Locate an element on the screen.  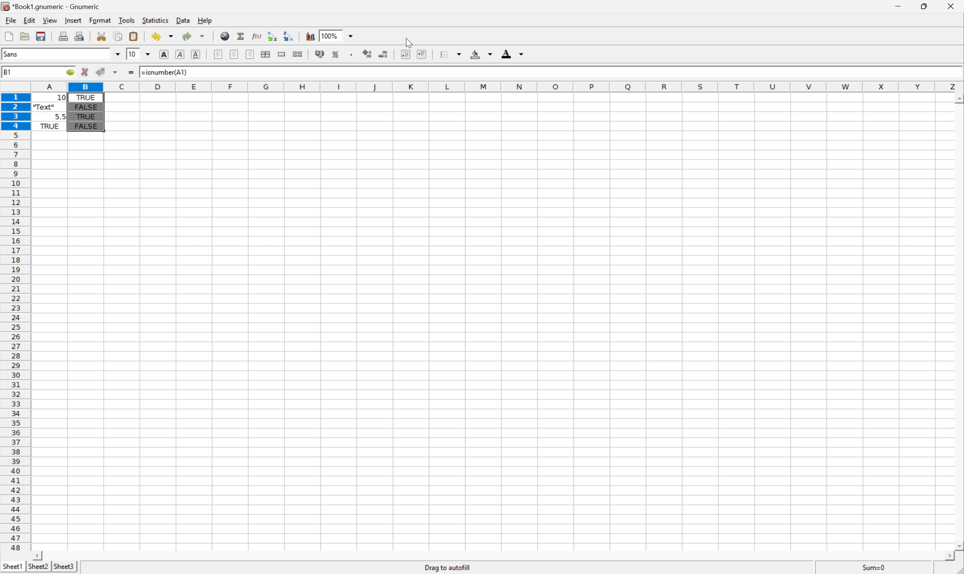
Cursor is located at coordinates (408, 44).